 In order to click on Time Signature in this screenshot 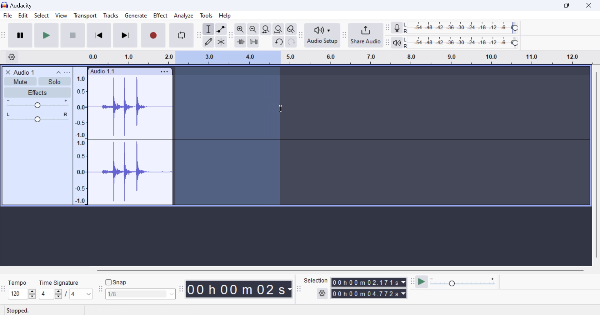, I will do `click(60, 282)`.